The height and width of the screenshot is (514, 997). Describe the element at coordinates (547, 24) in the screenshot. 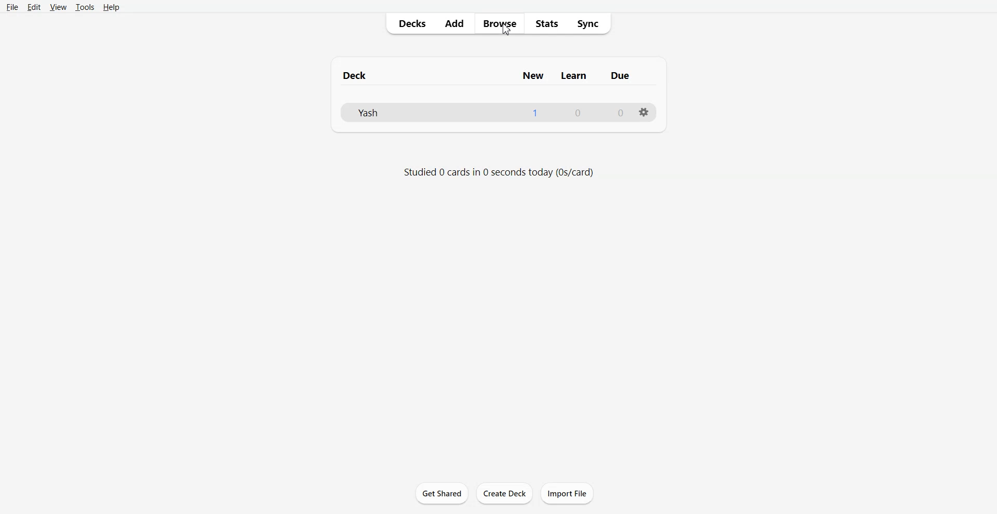

I see `Stats` at that location.